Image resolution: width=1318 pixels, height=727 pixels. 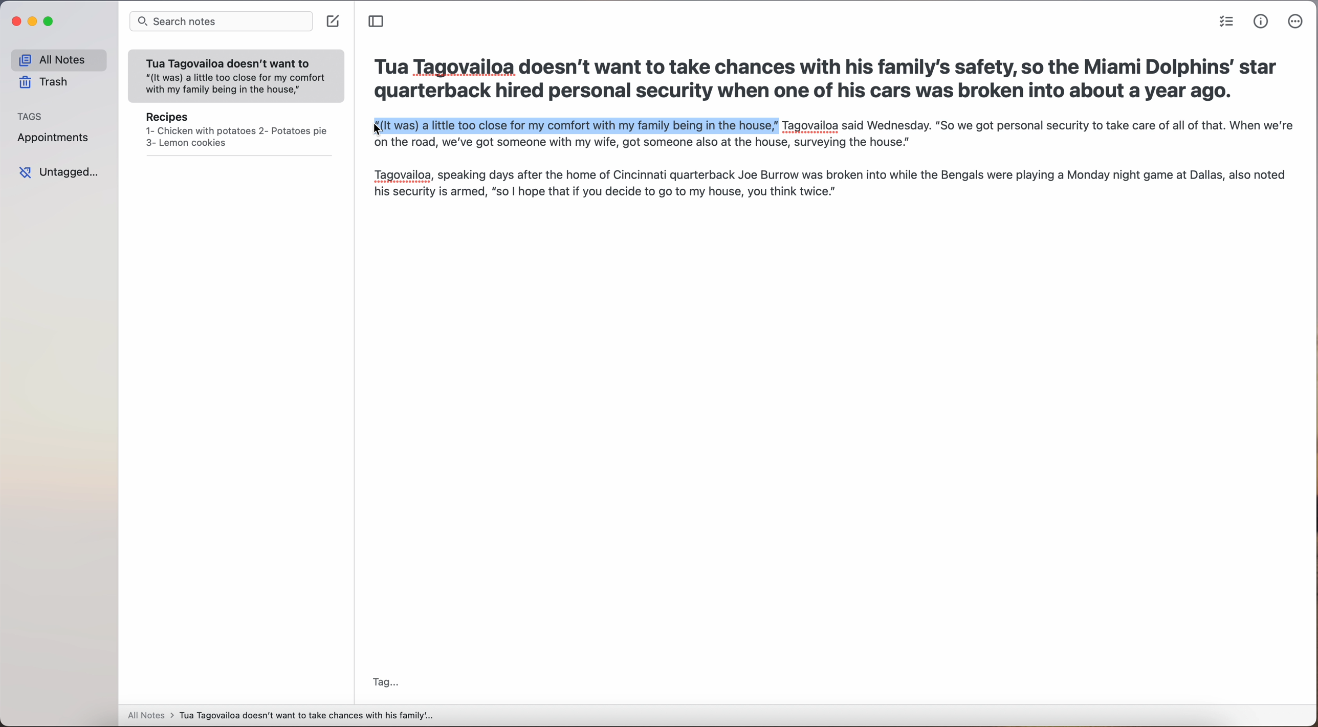 What do you see at coordinates (386, 683) in the screenshot?
I see `tag` at bounding box center [386, 683].